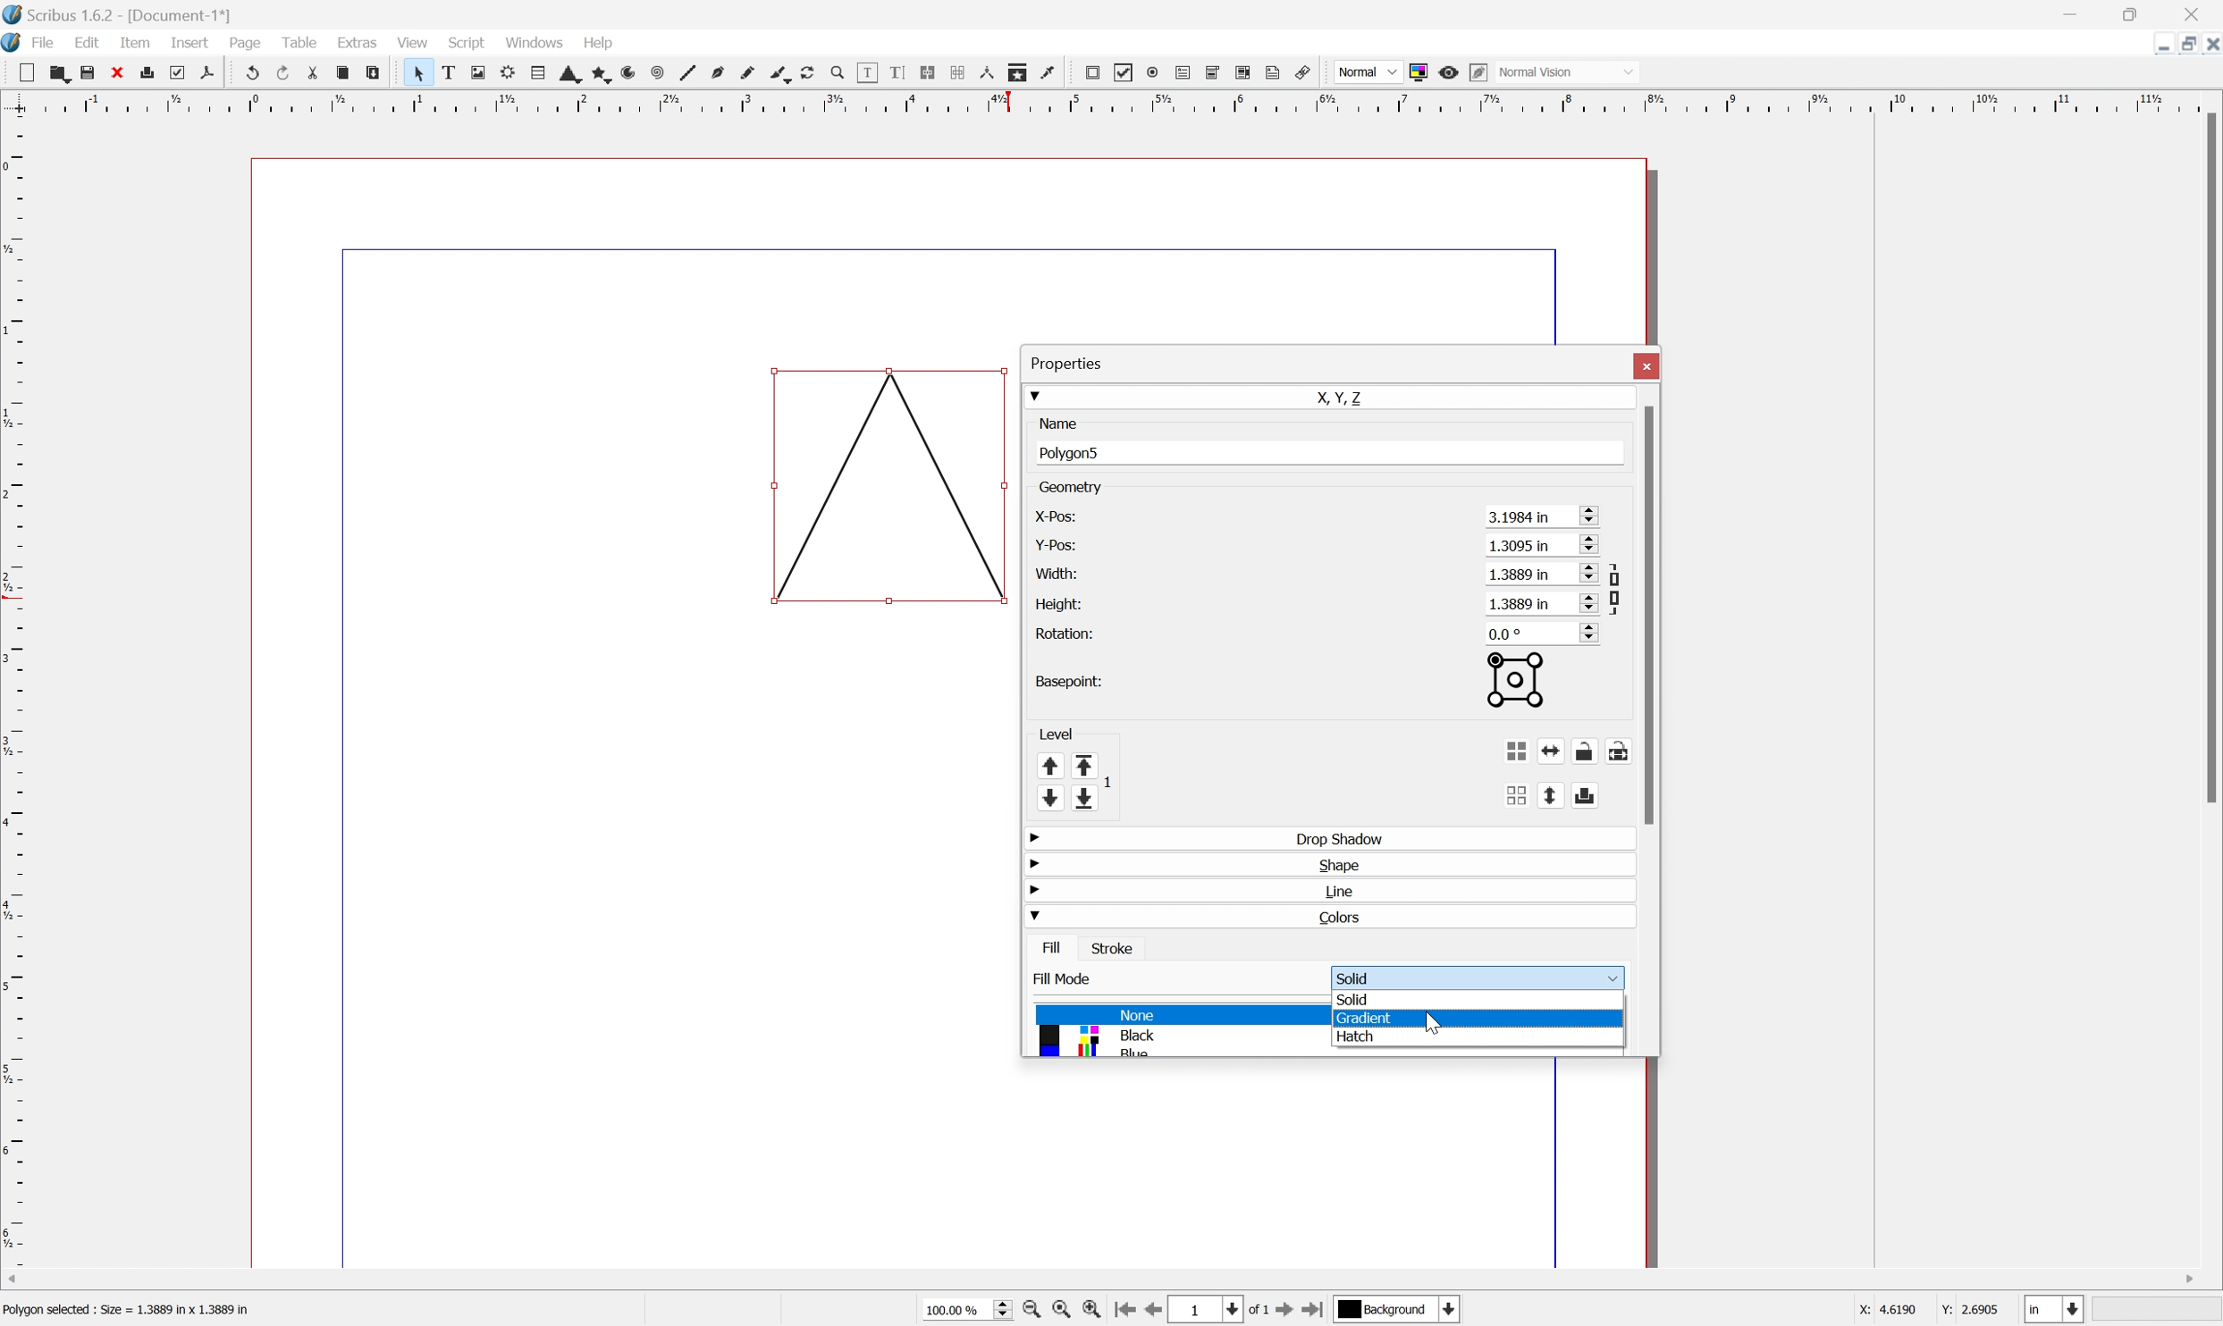 The height and width of the screenshot is (1326, 2223). I want to click on Link Text frames, so click(924, 72).